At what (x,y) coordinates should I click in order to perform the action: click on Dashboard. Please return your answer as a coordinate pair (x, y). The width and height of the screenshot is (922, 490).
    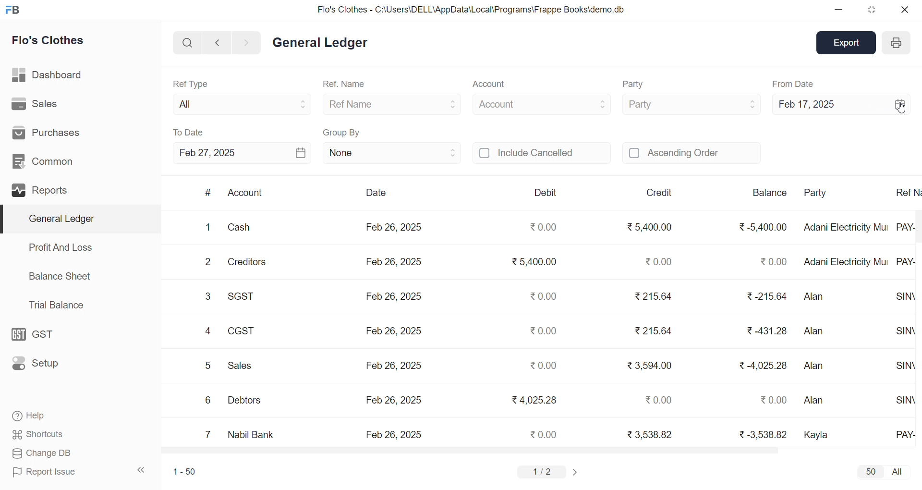
    Looking at the image, I should click on (46, 73).